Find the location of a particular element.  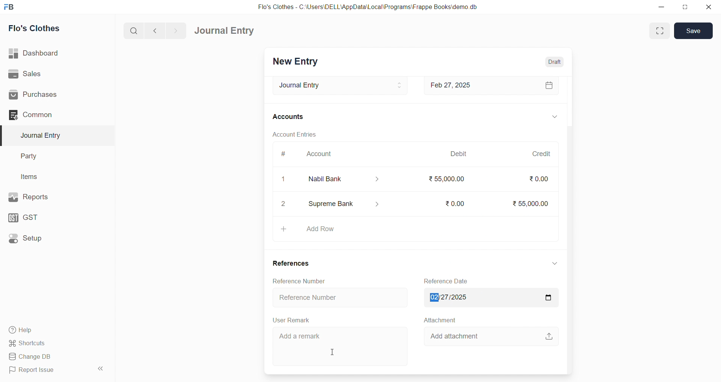

Setup is located at coordinates (43, 239).